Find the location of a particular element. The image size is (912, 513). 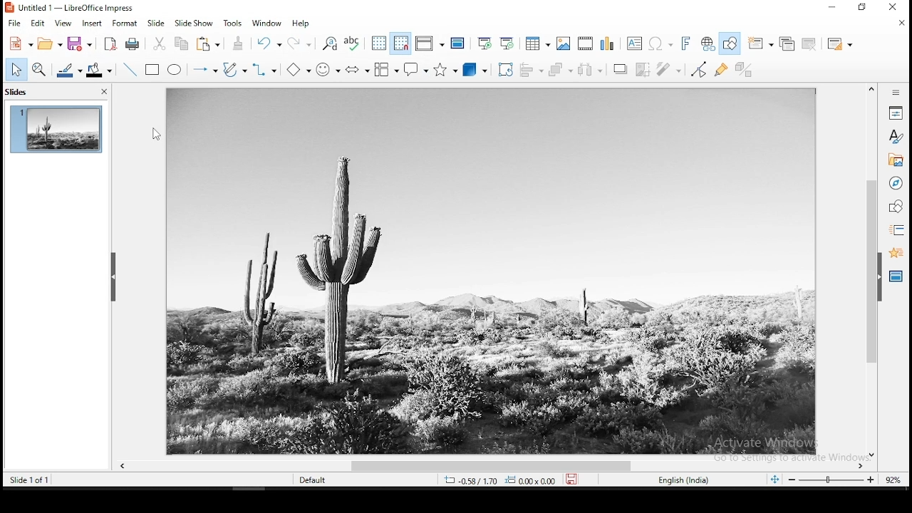

sidebar settings is located at coordinates (898, 92).